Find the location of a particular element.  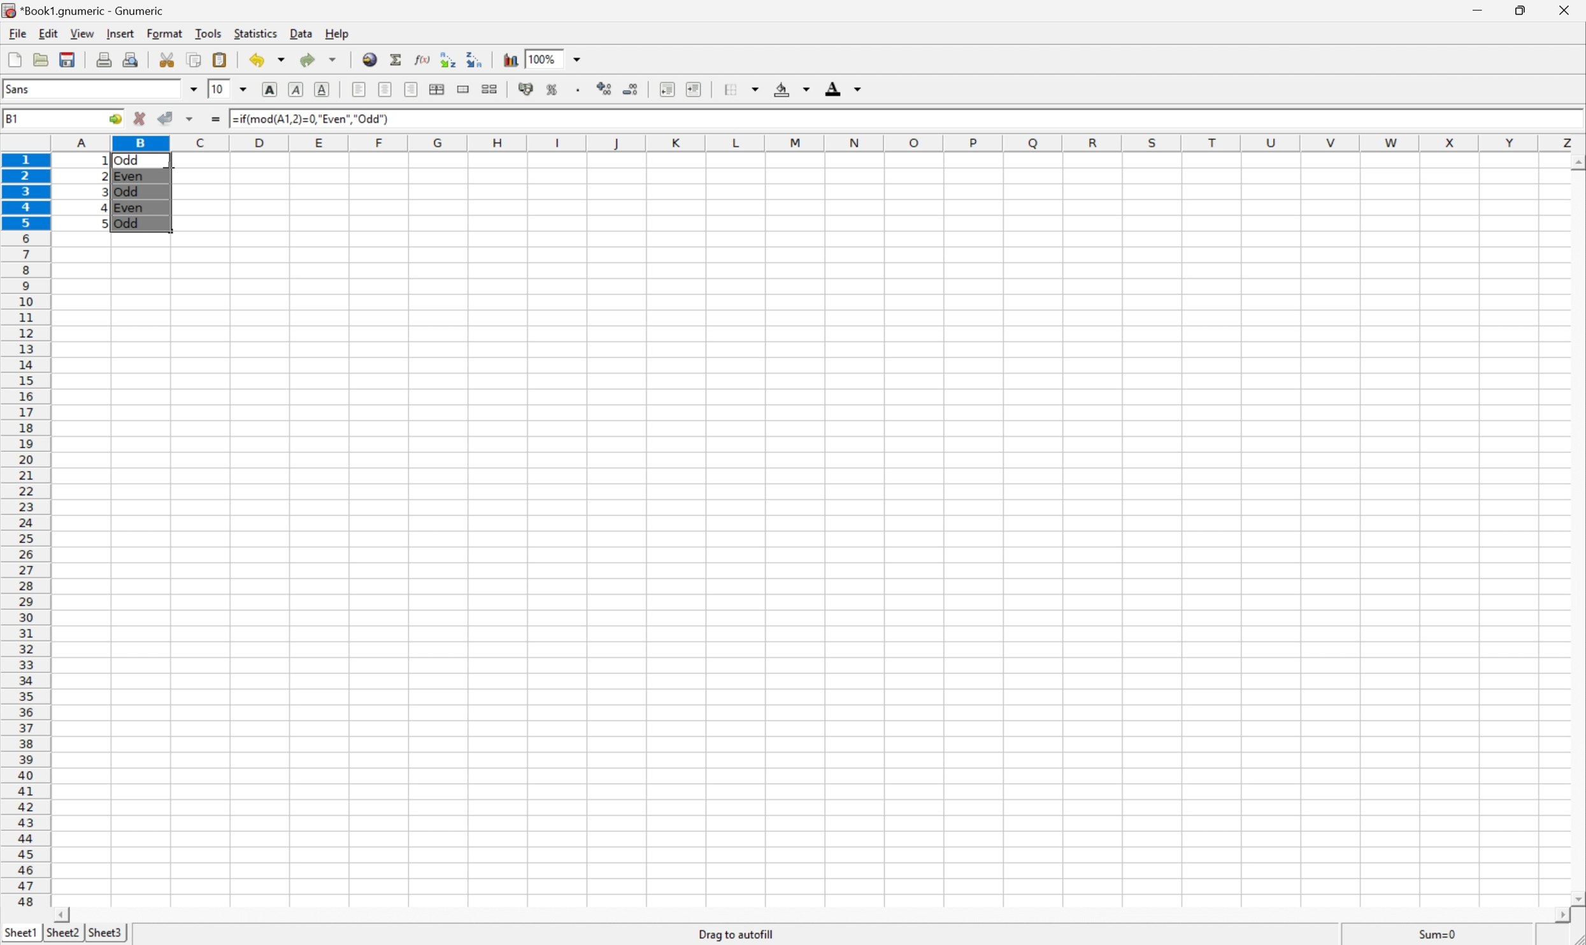

Underline is located at coordinates (322, 89).